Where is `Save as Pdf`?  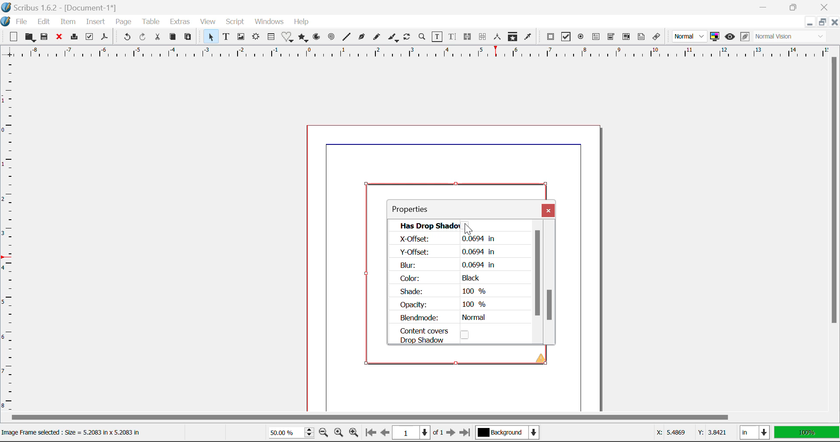
Save as Pdf is located at coordinates (105, 39).